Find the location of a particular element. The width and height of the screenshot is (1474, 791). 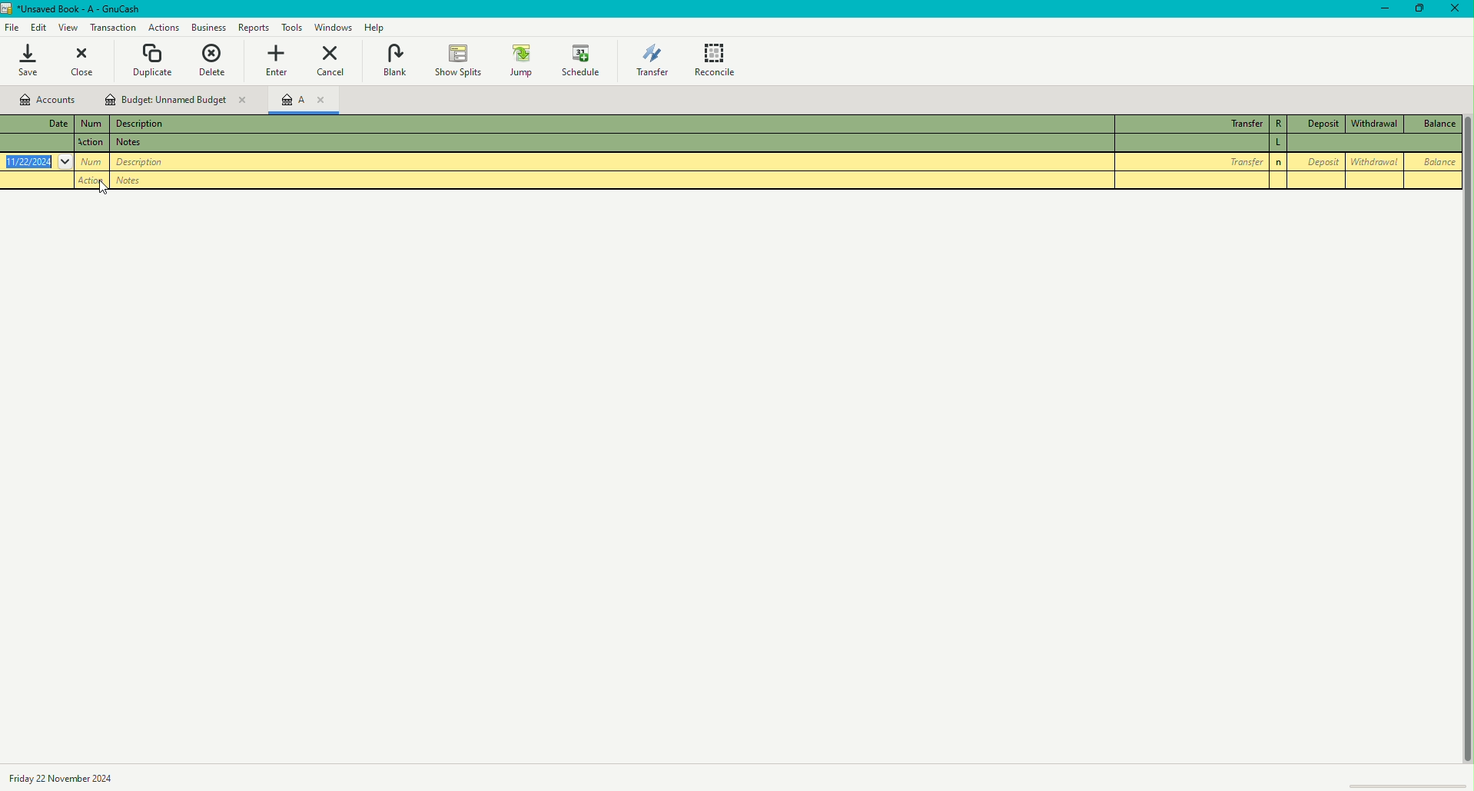

Reconcile is located at coordinates (719, 60).